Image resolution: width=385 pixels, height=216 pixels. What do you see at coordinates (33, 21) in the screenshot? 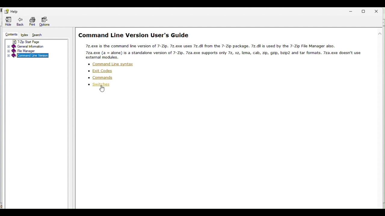
I see `Print ` at bounding box center [33, 21].